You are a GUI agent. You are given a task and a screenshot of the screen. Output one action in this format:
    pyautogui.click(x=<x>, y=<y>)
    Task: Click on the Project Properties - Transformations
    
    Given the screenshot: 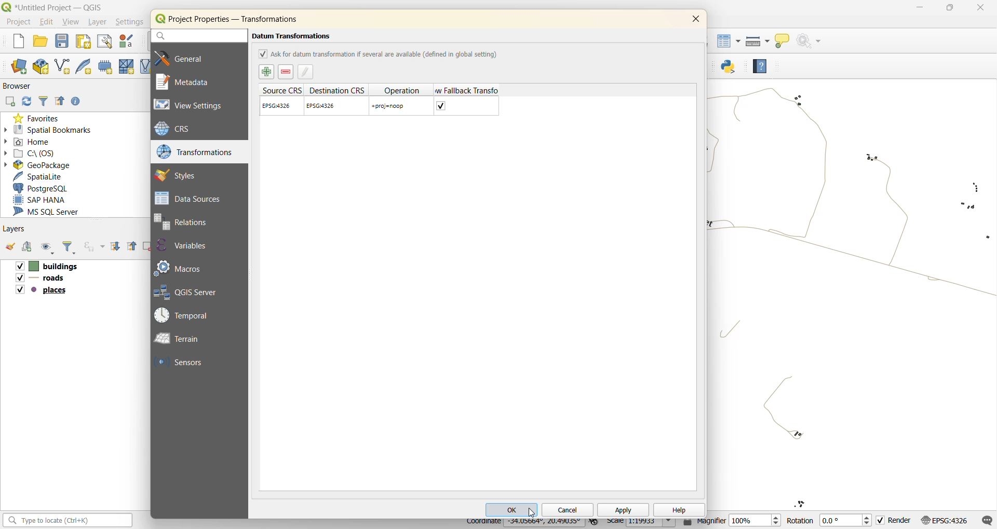 What is the action you would take?
    pyautogui.click(x=244, y=19)
    